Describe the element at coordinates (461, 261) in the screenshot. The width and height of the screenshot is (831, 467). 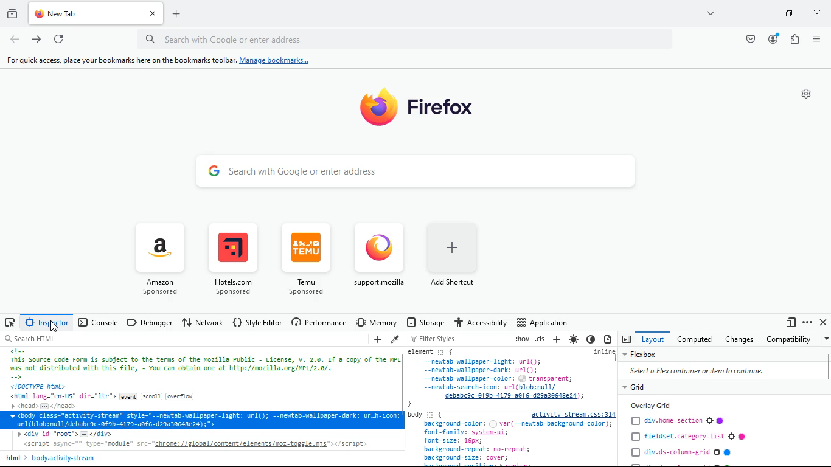
I see `add shortcut` at that location.